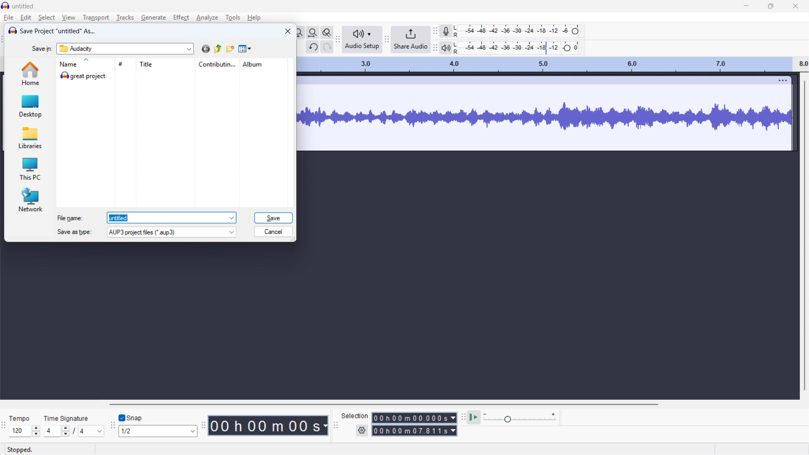 The image size is (809, 455). I want to click on untitled, so click(23, 6).